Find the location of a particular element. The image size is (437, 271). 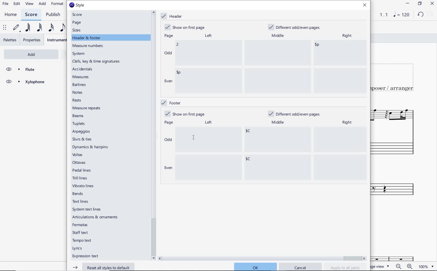

beams is located at coordinates (79, 116).